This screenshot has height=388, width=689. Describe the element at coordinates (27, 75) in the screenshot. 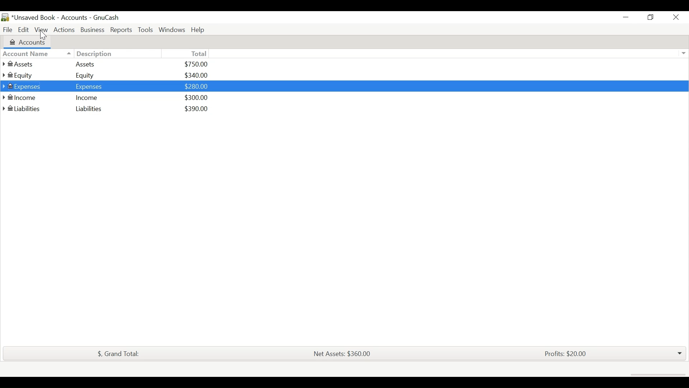

I see `Equity` at that location.